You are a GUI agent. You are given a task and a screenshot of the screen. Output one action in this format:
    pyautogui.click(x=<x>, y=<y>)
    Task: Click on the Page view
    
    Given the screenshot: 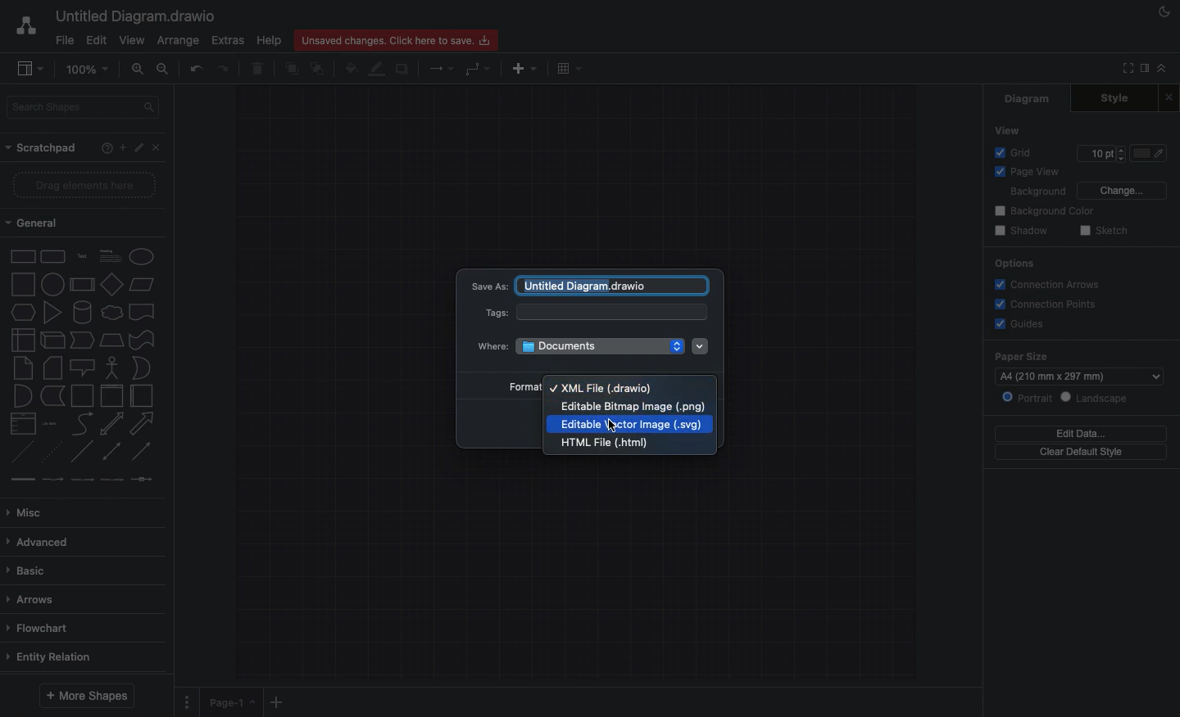 What is the action you would take?
    pyautogui.click(x=1028, y=173)
    